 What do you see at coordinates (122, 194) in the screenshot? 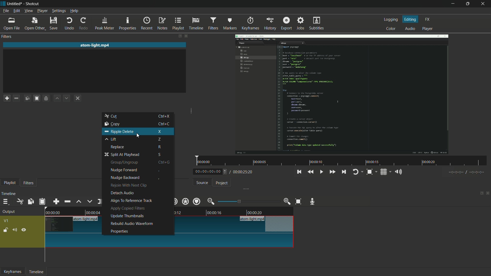
I see `detach audio` at bounding box center [122, 194].